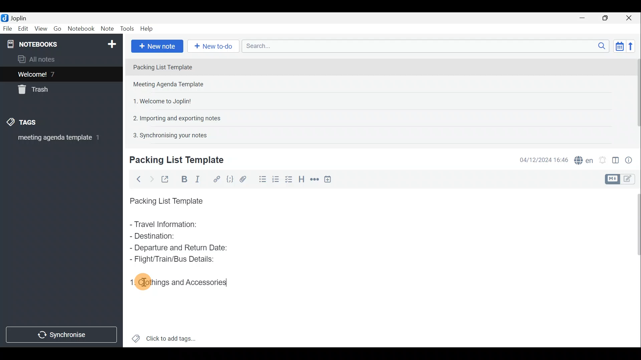  What do you see at coordinates (39, 59) in the screenshot?
I see `All notes` at bounding box center [39, 59].